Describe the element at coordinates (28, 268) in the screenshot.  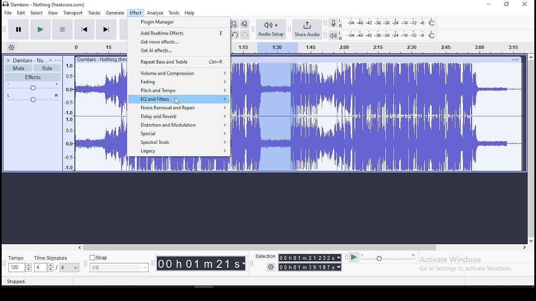
I see `drop down` at that location.